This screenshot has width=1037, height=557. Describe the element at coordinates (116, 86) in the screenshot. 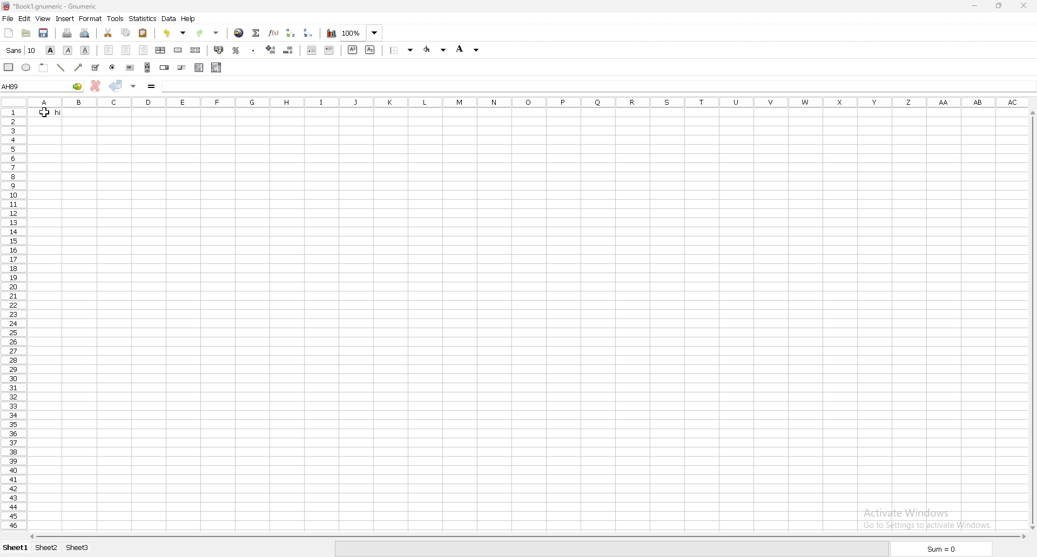

I see `accept changes` at that location.